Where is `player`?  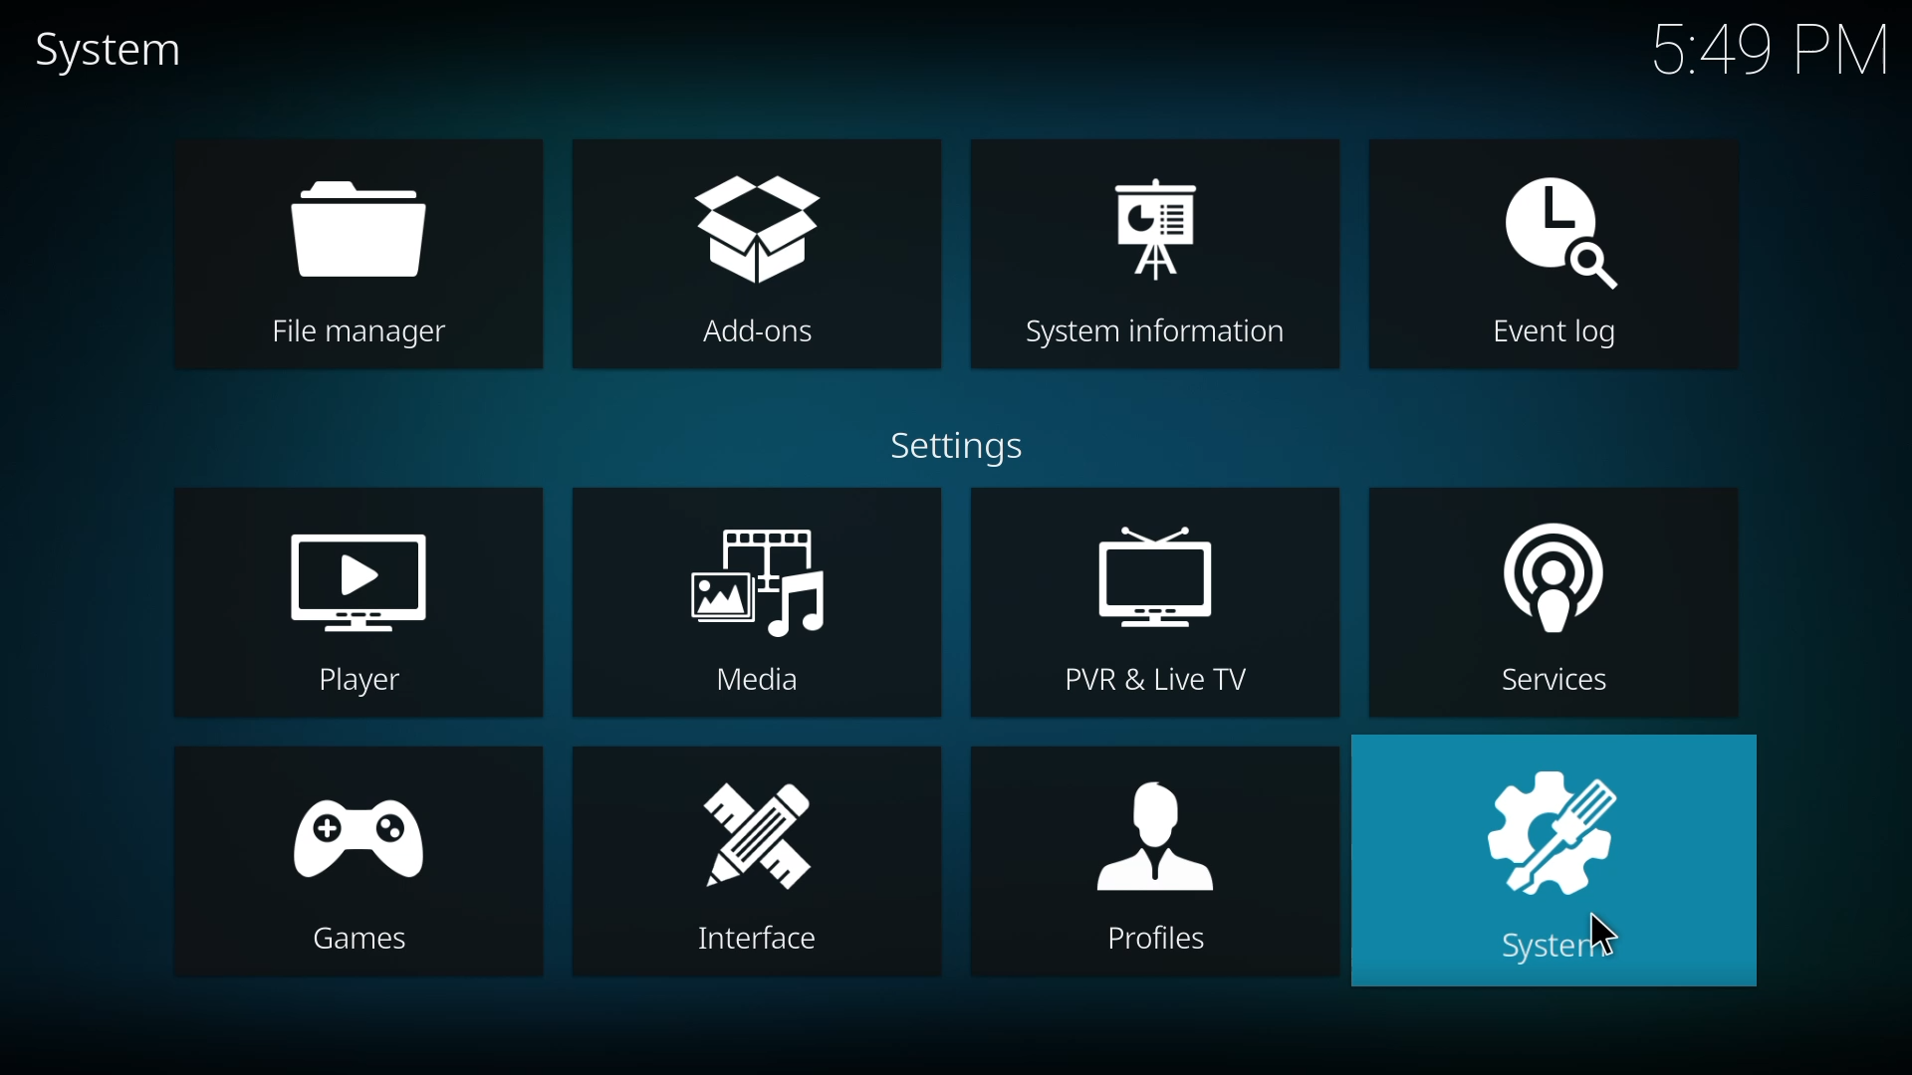
player is located at coordinates (357, 612).